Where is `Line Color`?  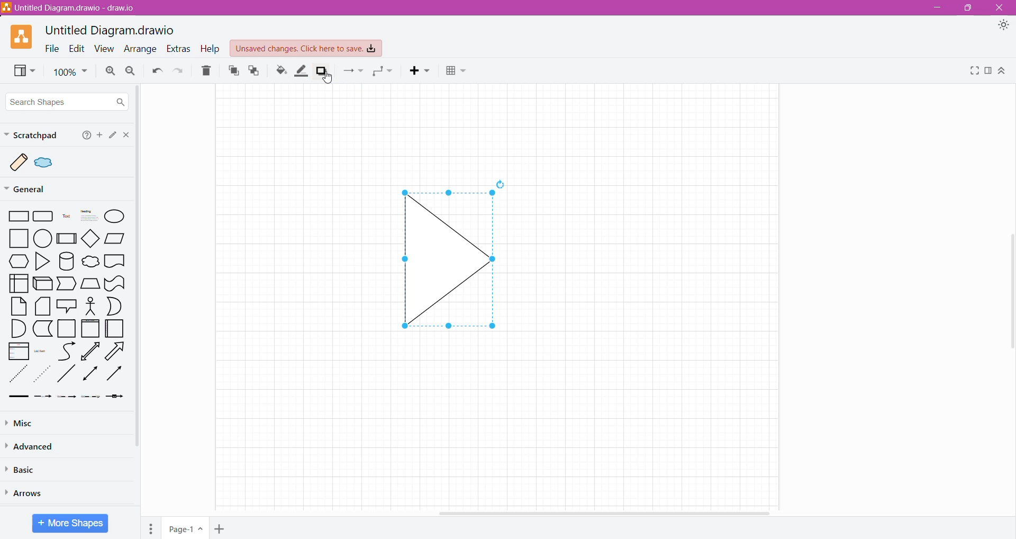 Line Color is located at coordinates (302, 71).